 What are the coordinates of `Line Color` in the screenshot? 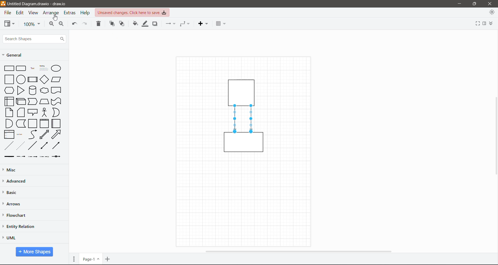 It's located at (144, 24).